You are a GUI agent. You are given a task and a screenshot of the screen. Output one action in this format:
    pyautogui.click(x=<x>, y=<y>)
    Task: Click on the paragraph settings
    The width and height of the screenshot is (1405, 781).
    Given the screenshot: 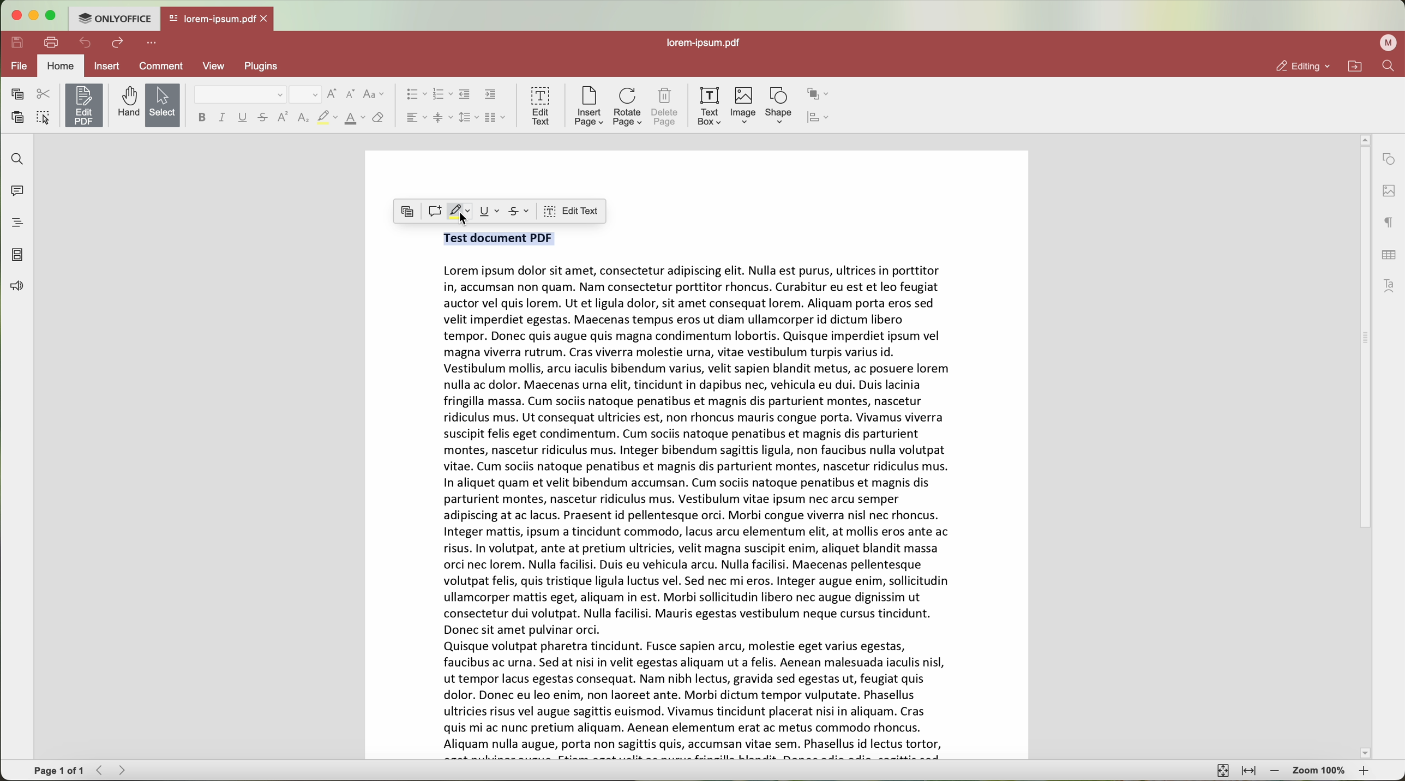 What is the action you would take?
    pyautogui.click(x=1388, y=225)
    